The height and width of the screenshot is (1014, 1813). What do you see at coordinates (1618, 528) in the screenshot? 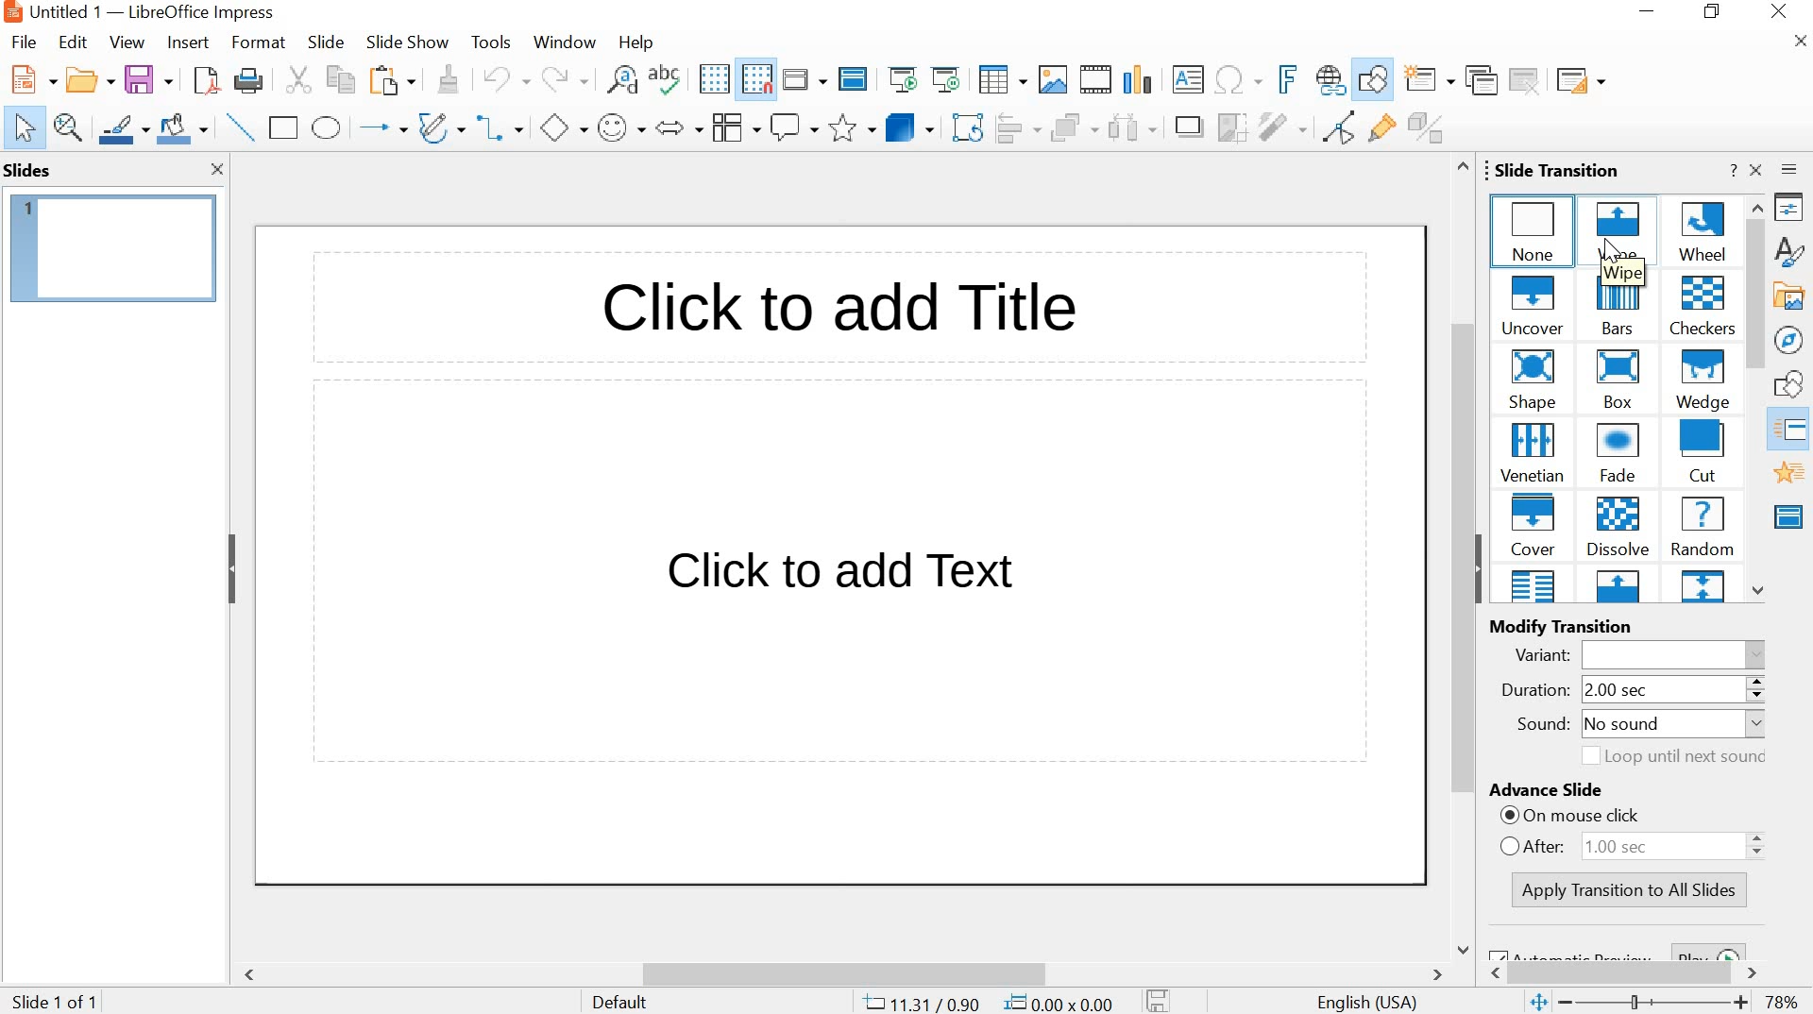
I see `DISSOLVE` at bounding box center [1618, 528].